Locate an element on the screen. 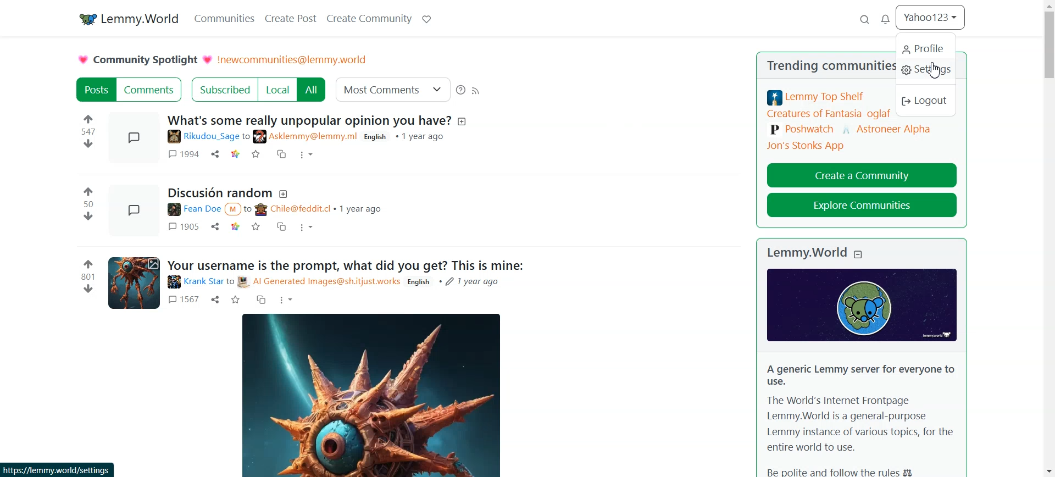 This screenshot has width=1055, height=477. Create Community is located at coordinates (368, 18).